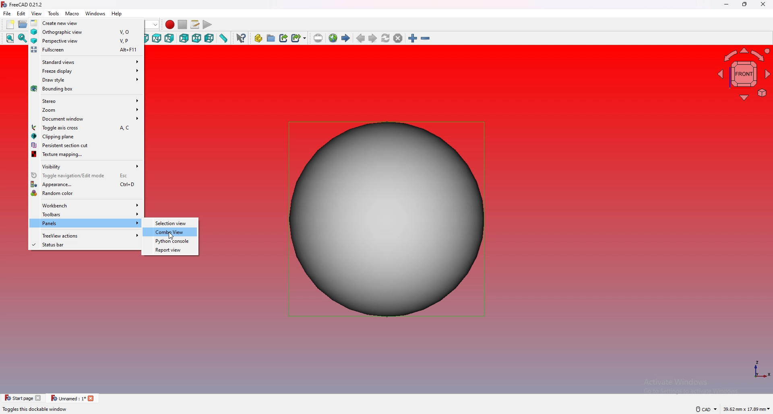 This screenshot has height=414, width=773. What do you see at coordinates (184, 38) in the screenshot?
I see `rear` at bounding box center [184, 38].